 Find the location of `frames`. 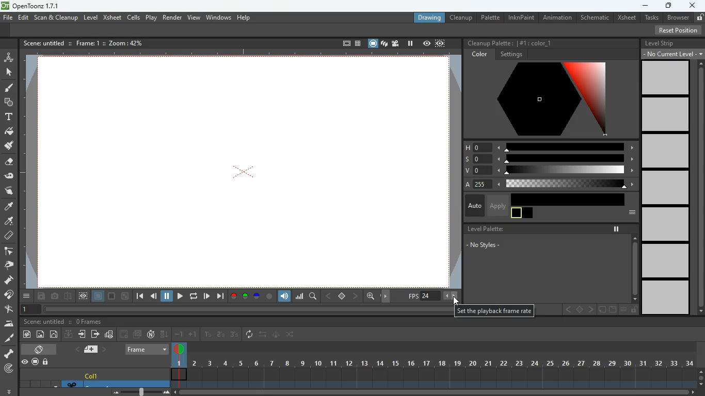

frames is located at coordinates (433, 365).